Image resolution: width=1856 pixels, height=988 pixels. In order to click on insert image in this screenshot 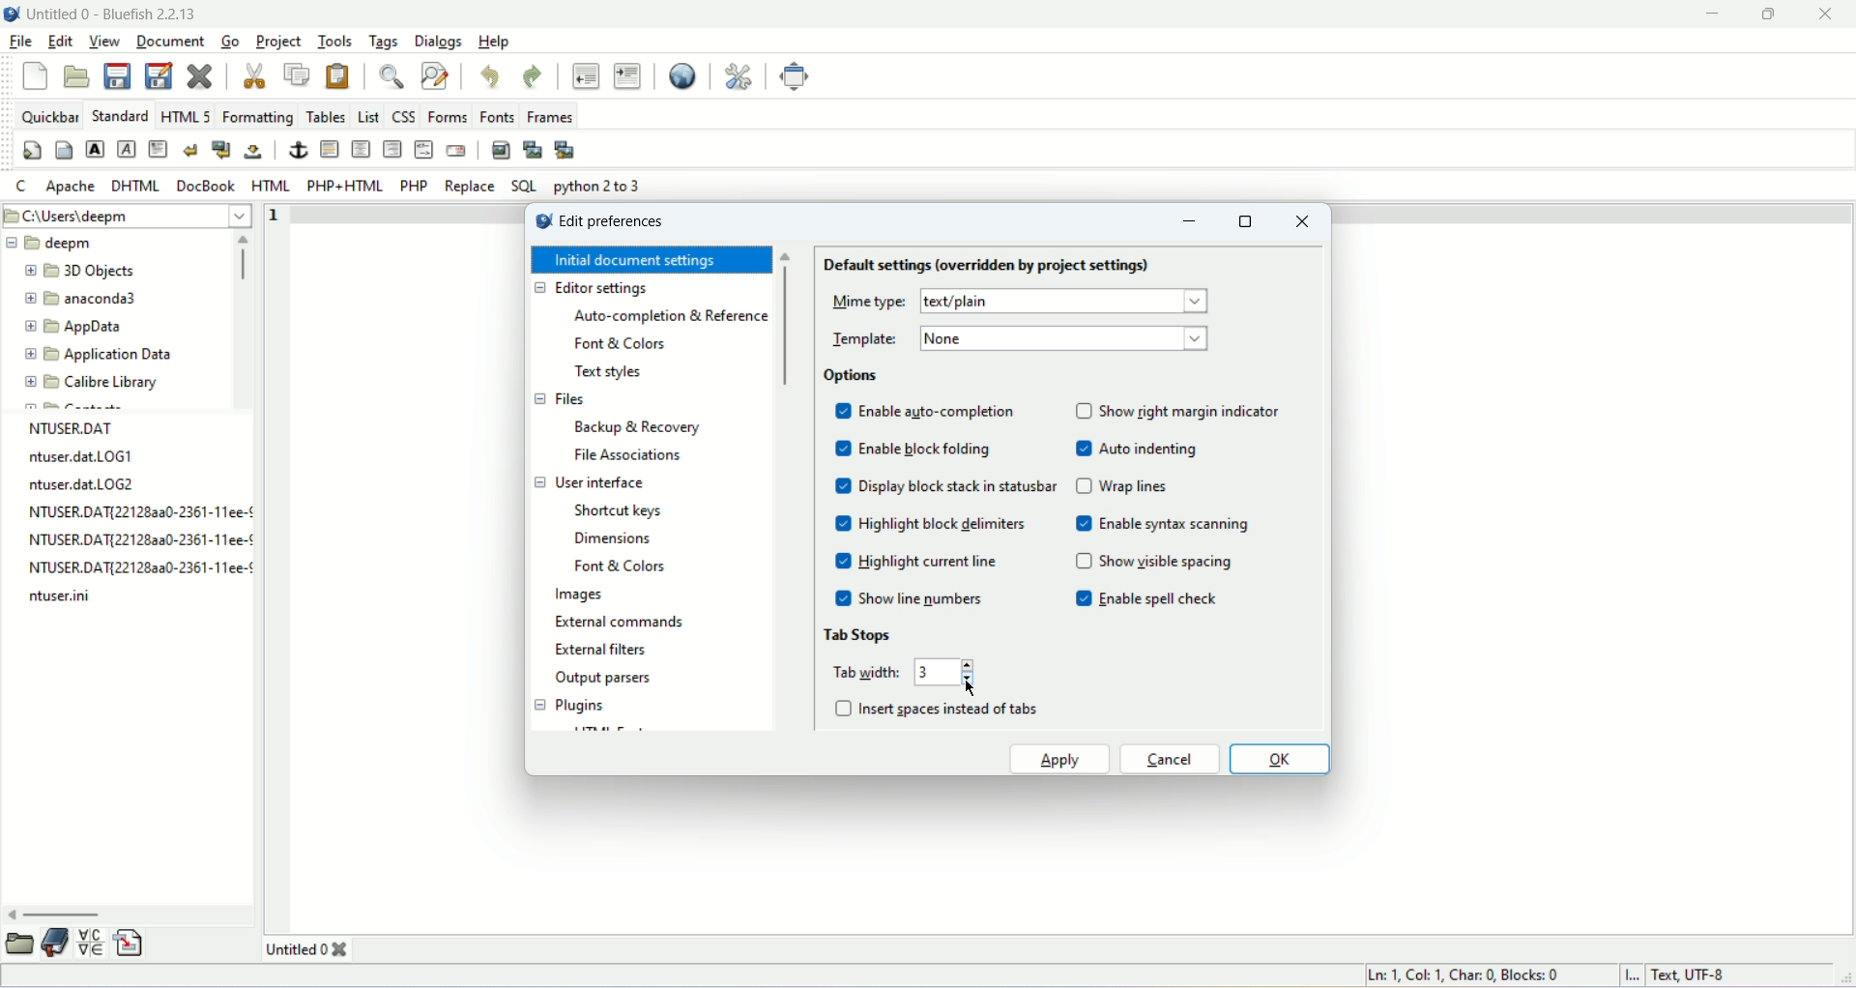, I will do `click(500, 149)`.